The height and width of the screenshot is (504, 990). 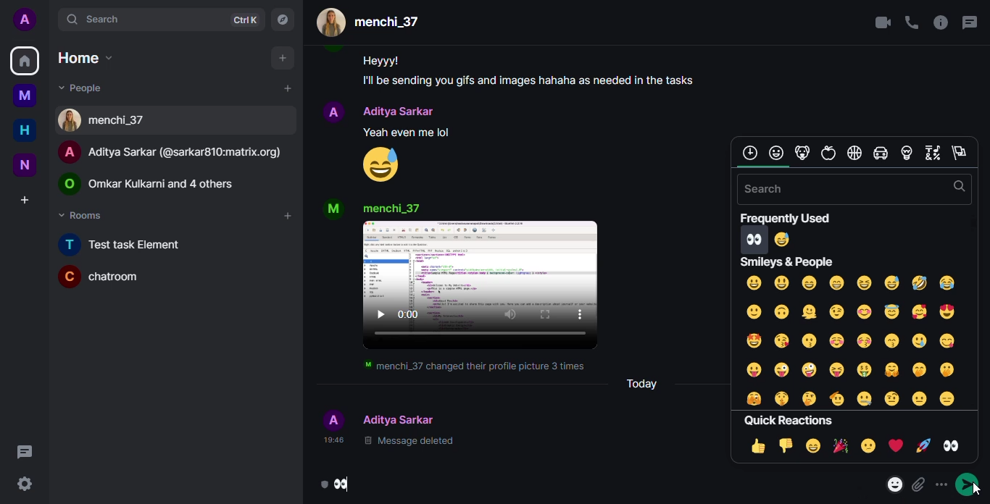 What do you see at coordinates (83, 215) in the screenshot?
I see `rooms drop down` at bounding box center [83, 215].